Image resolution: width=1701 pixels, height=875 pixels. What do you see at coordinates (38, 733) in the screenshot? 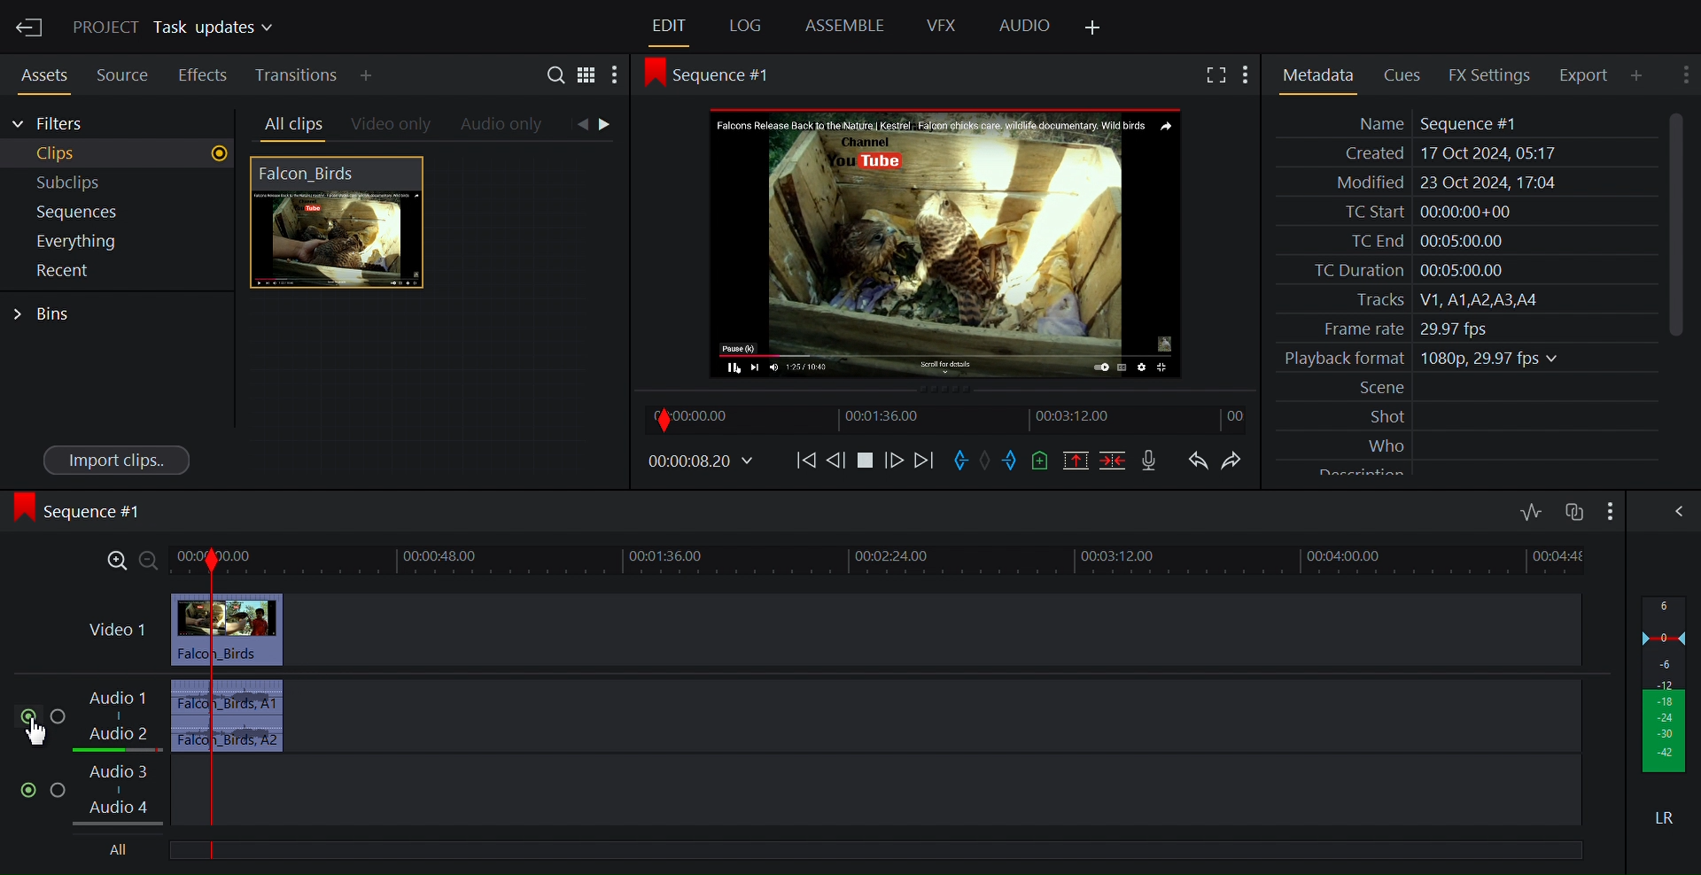
I see `Cursor` at bounding box center [38, 733].